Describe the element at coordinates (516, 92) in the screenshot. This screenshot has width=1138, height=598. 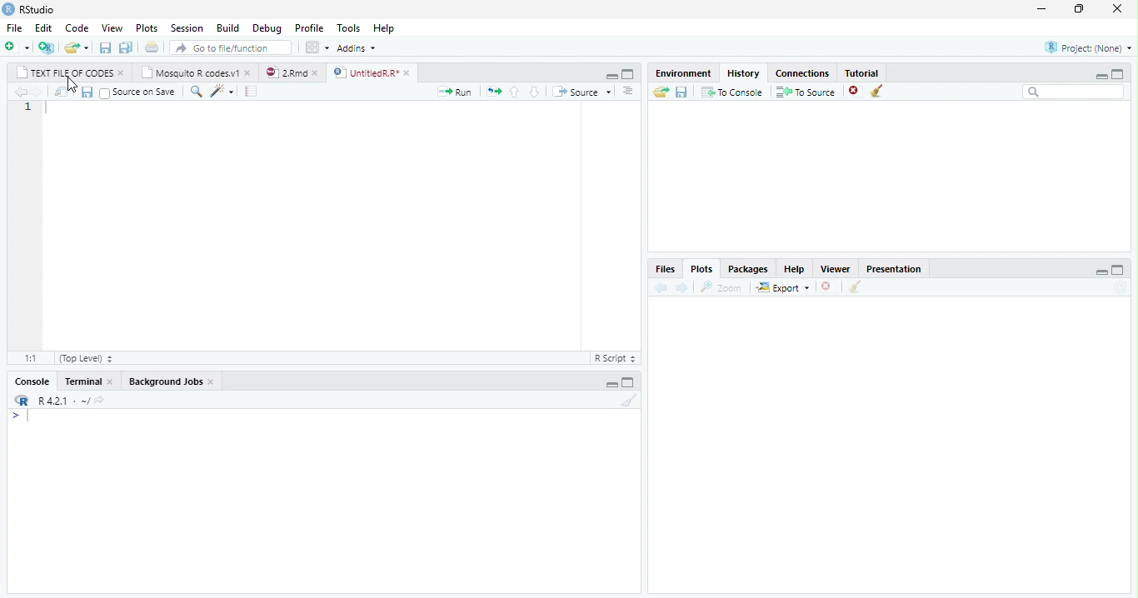
I see `go to previous section` at that location.